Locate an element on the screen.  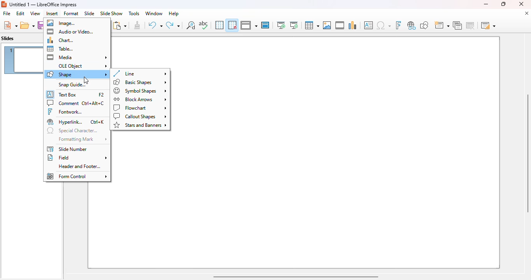
flowchart is located at coordinates (140, 108).